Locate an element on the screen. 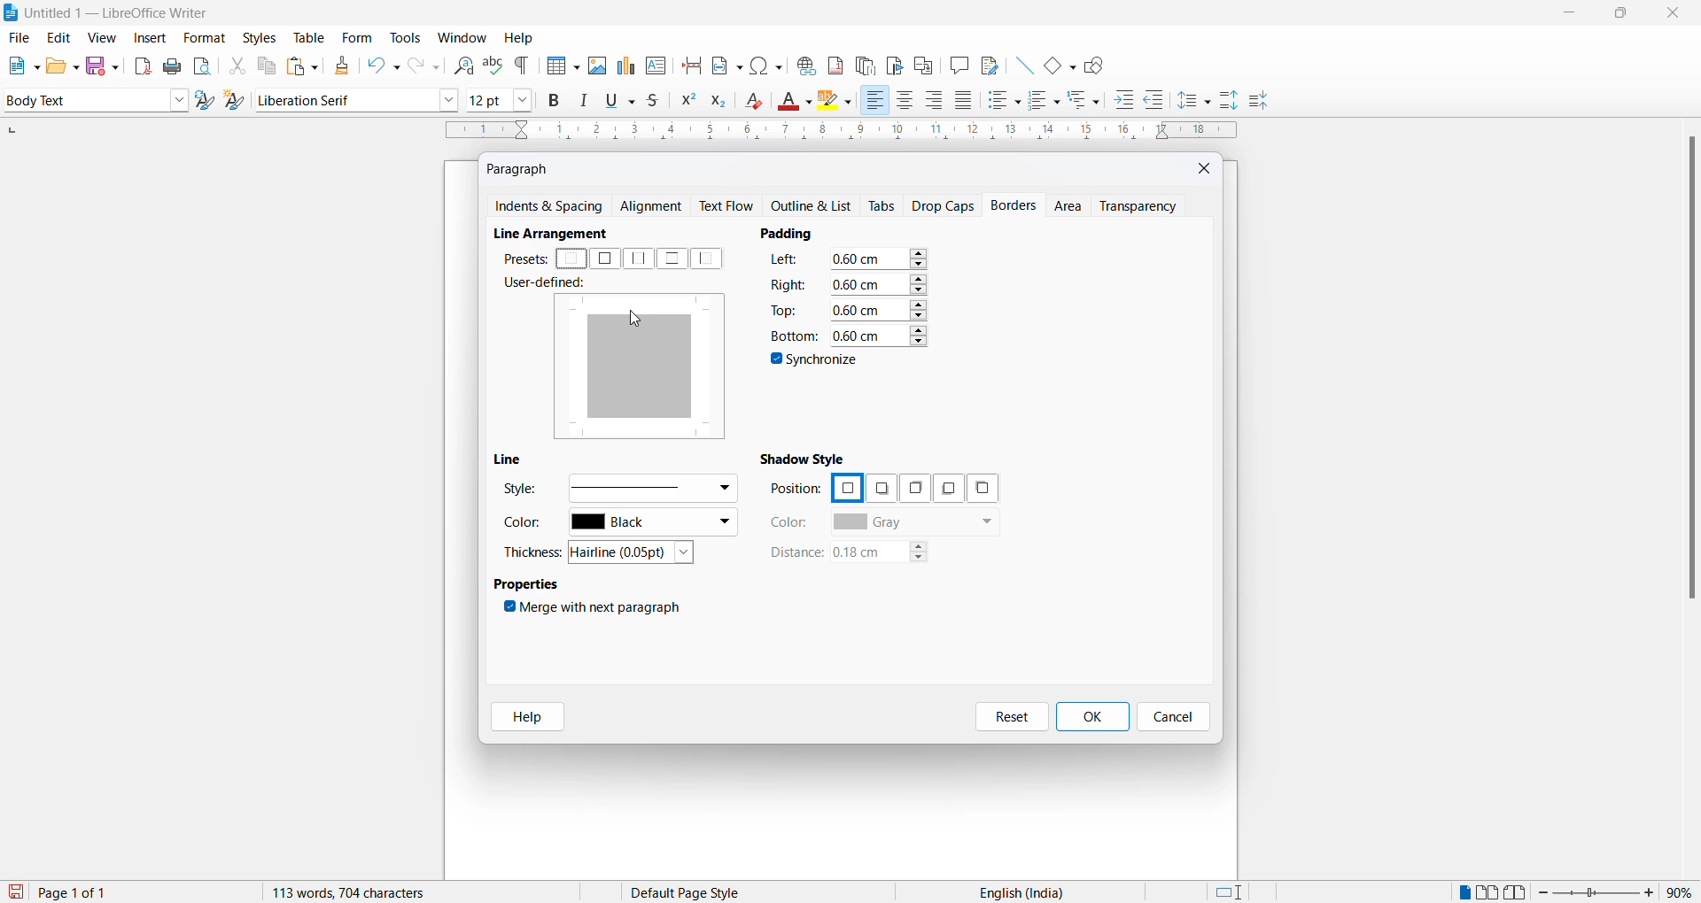 The height and width of the screenshot is (903, 1701). single page view is located at coordinates (1463, 892).